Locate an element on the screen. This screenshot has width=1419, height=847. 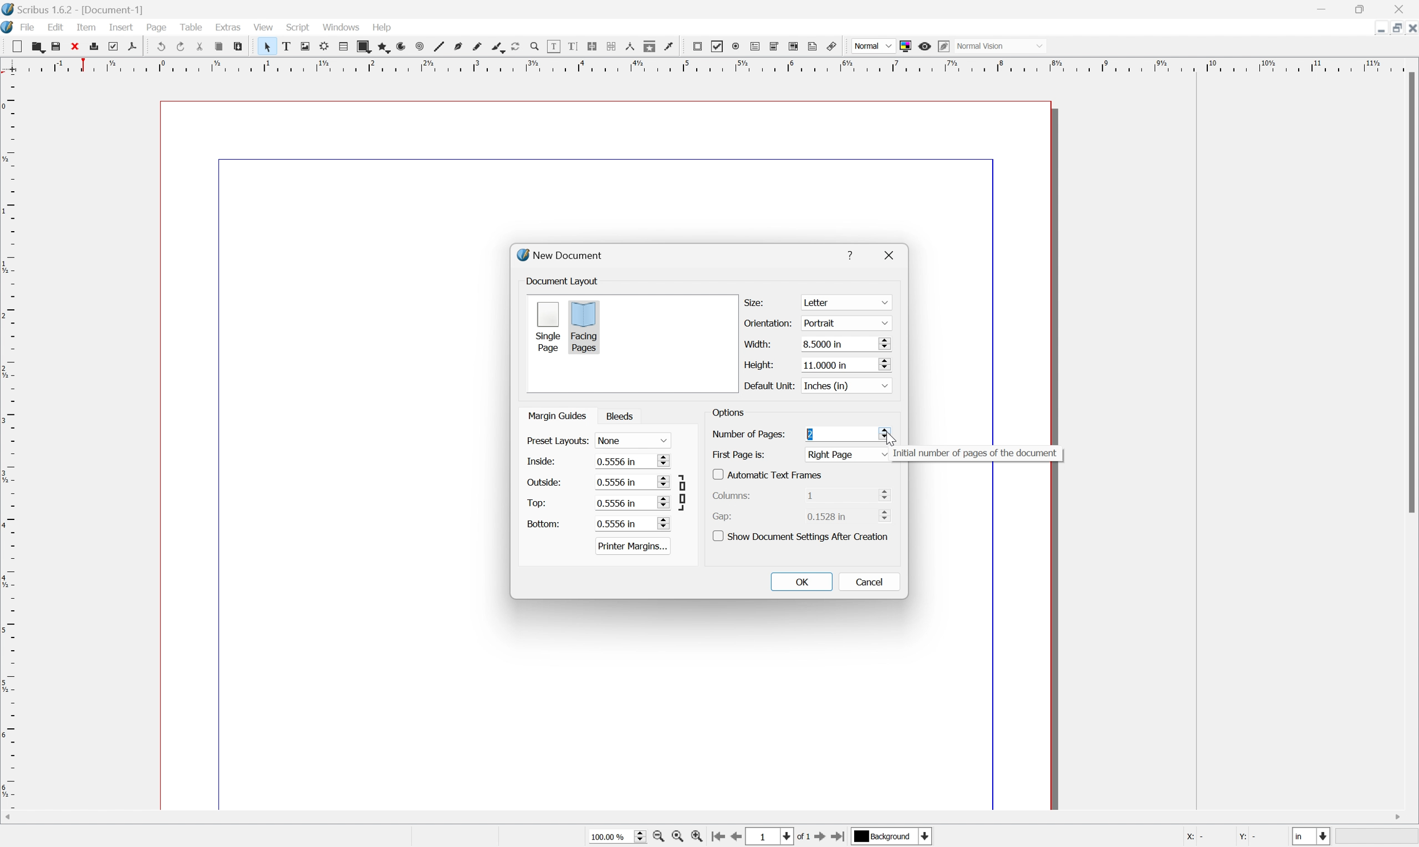
Extras is located at coordinates (228, 28).